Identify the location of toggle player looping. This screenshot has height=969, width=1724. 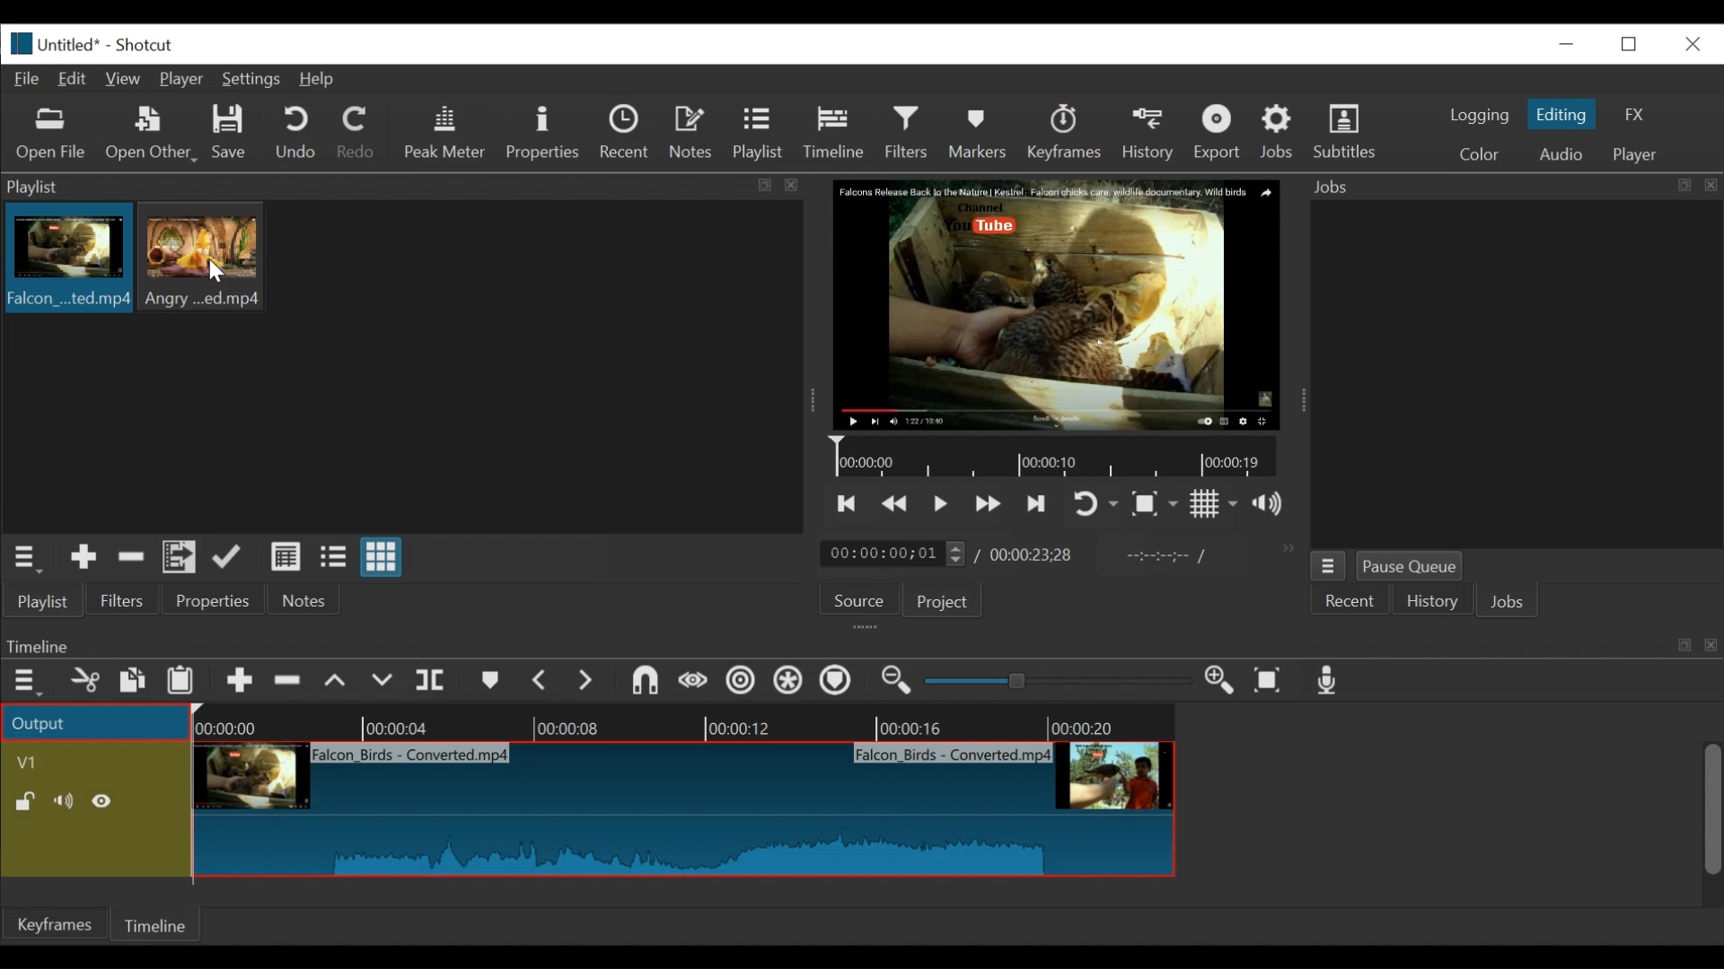
(1095, 505).